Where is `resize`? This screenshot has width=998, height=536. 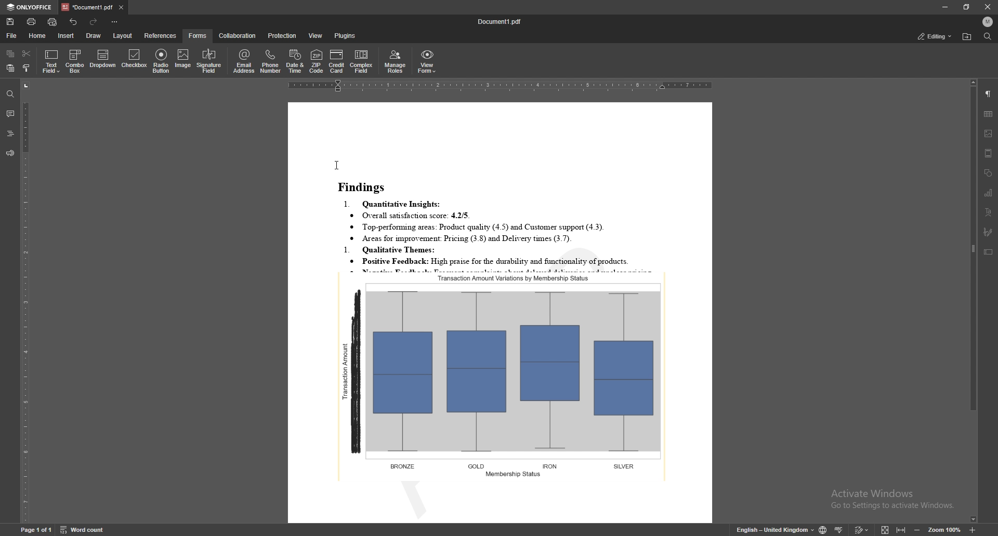 resize is located at coordinates (966, 7).